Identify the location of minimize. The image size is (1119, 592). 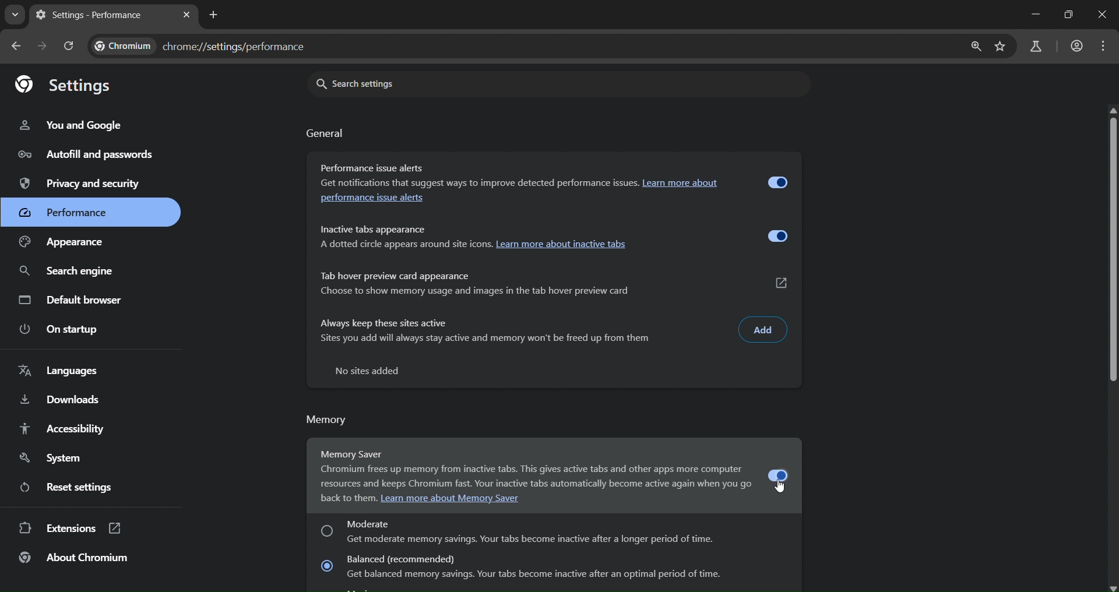
(1032, 13).